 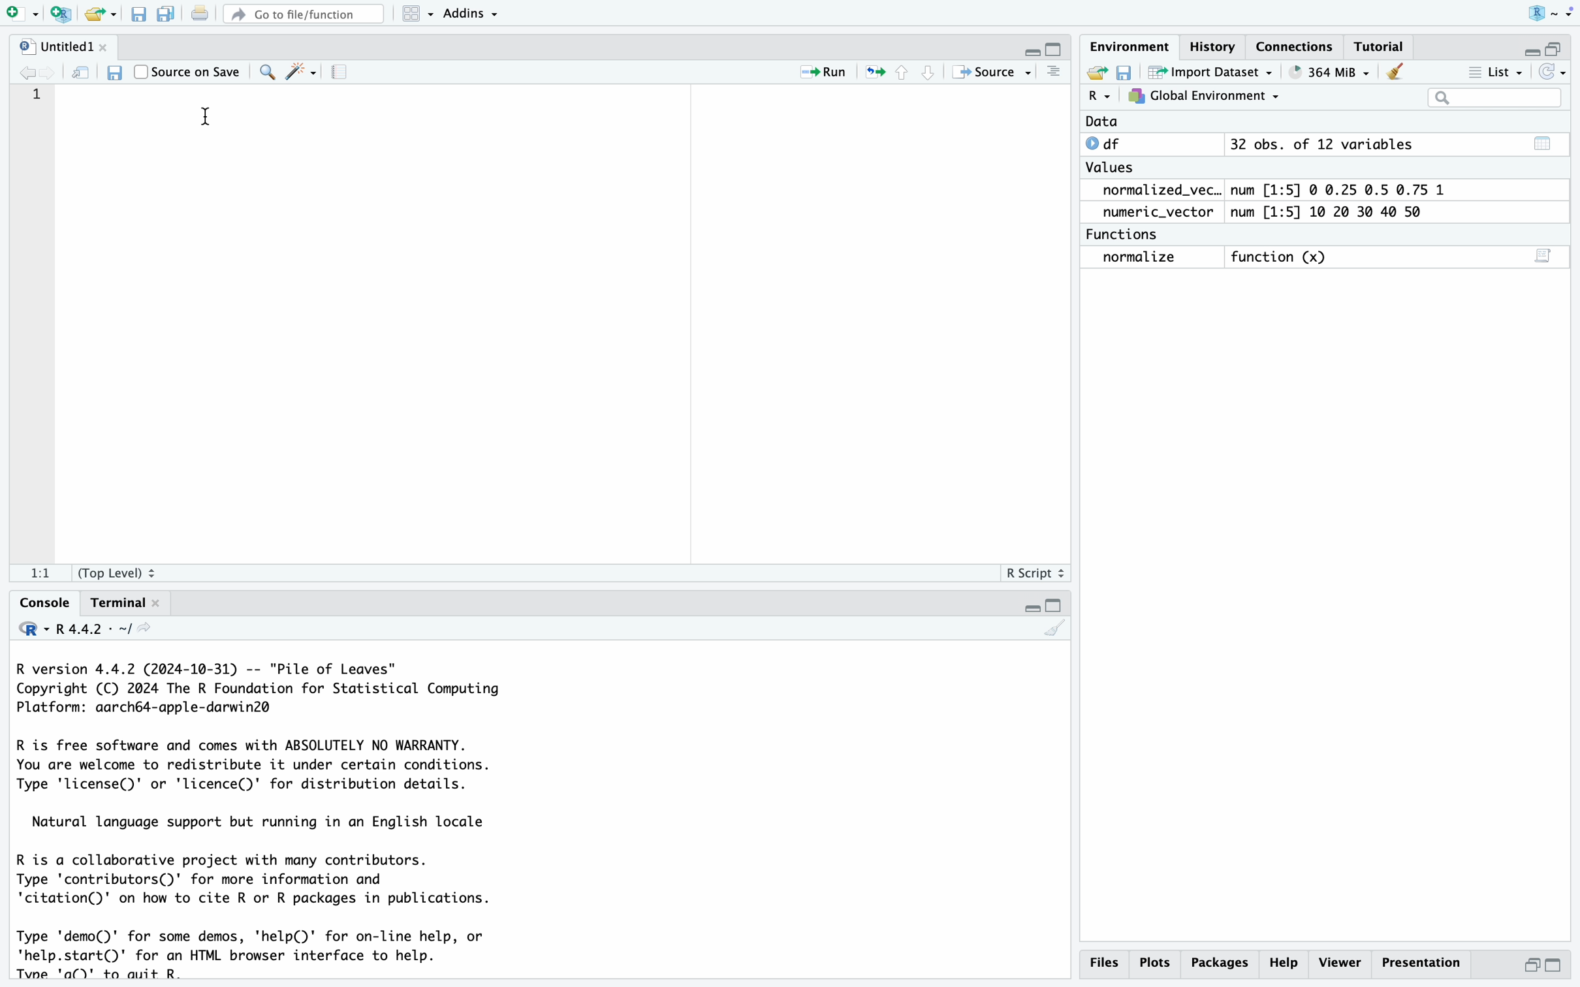 What do you see at coordinates (268, 819) in the screenshot?
I see `Code` at bounding box center [268, 819].